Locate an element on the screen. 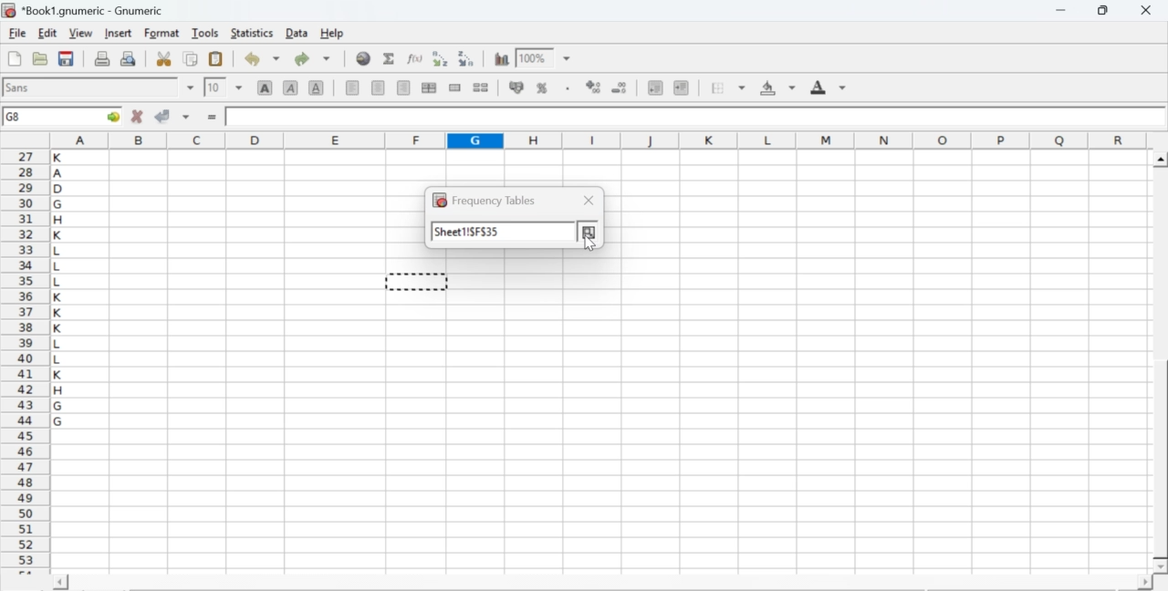  merge a range of cells is located at coordinates (455, 88).